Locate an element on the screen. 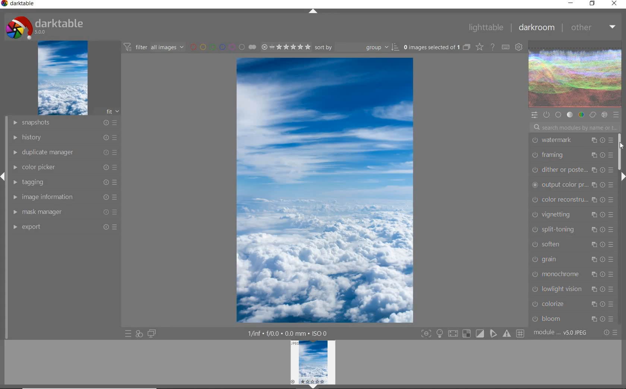  SEARCH MODULES is located at coordinates (575, 127).